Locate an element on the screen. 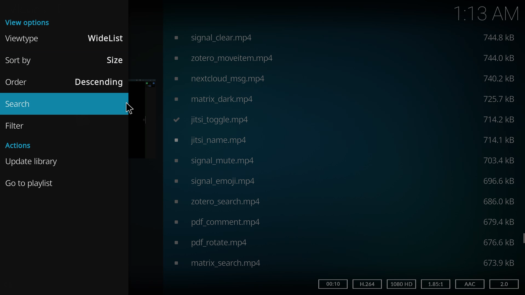  size is located at coordinates (499, 222).